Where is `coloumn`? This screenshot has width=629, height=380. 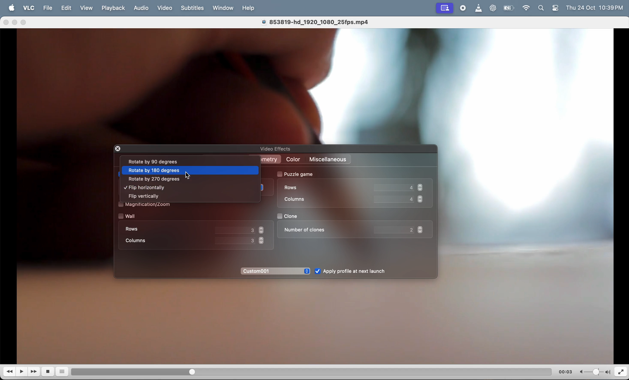
coloumn is located at coordinates (296, 199).